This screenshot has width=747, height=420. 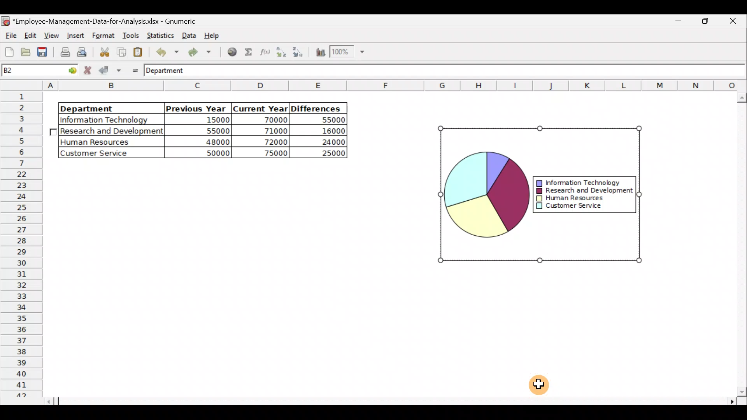 I want to click on 72000, so click(x=269, y=142).